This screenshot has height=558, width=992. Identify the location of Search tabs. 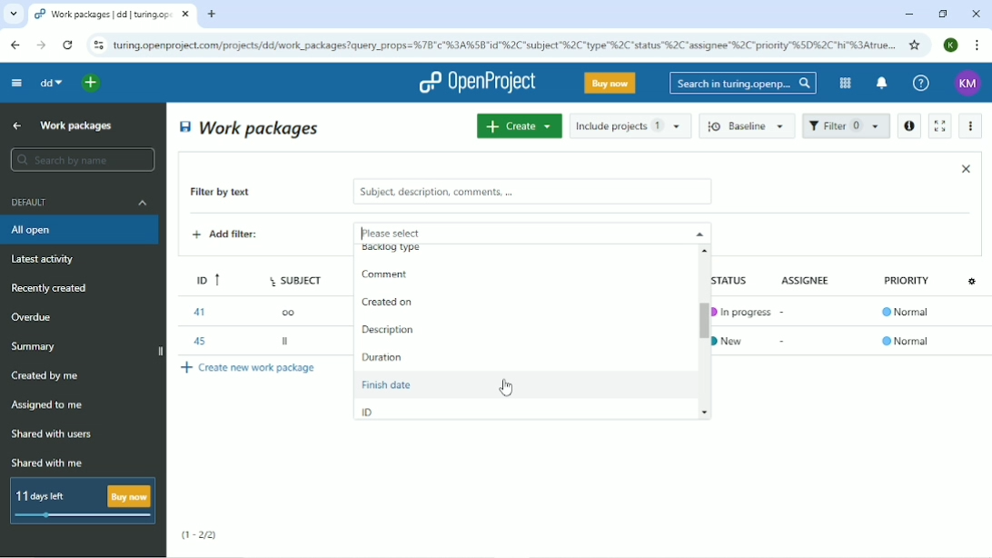
(14, 15).